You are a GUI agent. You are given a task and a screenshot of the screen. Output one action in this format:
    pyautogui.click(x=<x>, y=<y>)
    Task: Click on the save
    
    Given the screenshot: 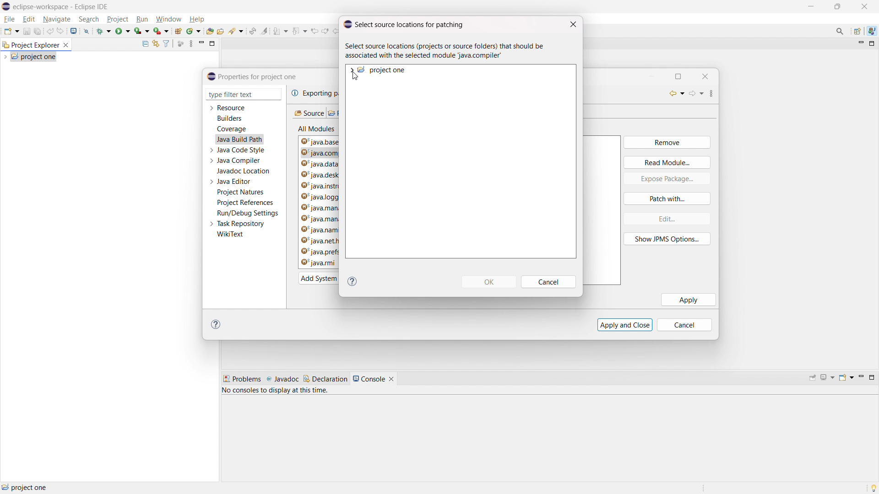 What is the action you would take?
    pyautogui.click(x=27, y=31)
    